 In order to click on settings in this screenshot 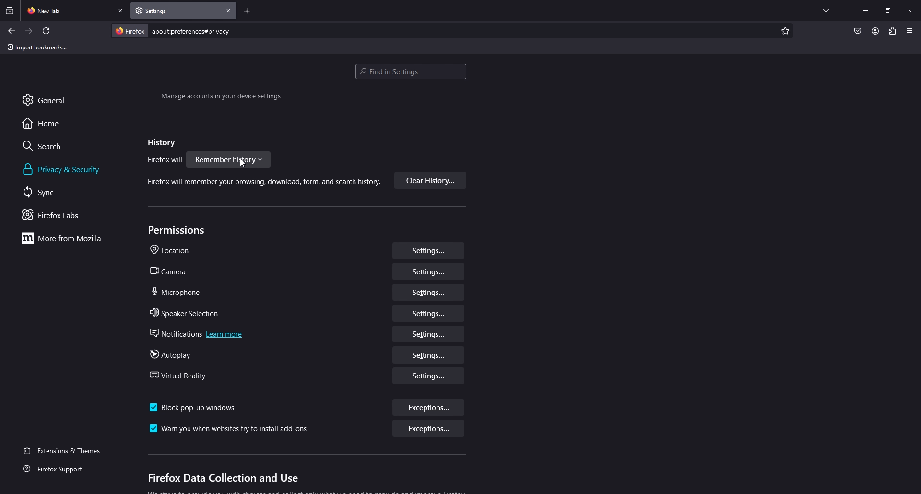, I will do `click(429, 376)`.